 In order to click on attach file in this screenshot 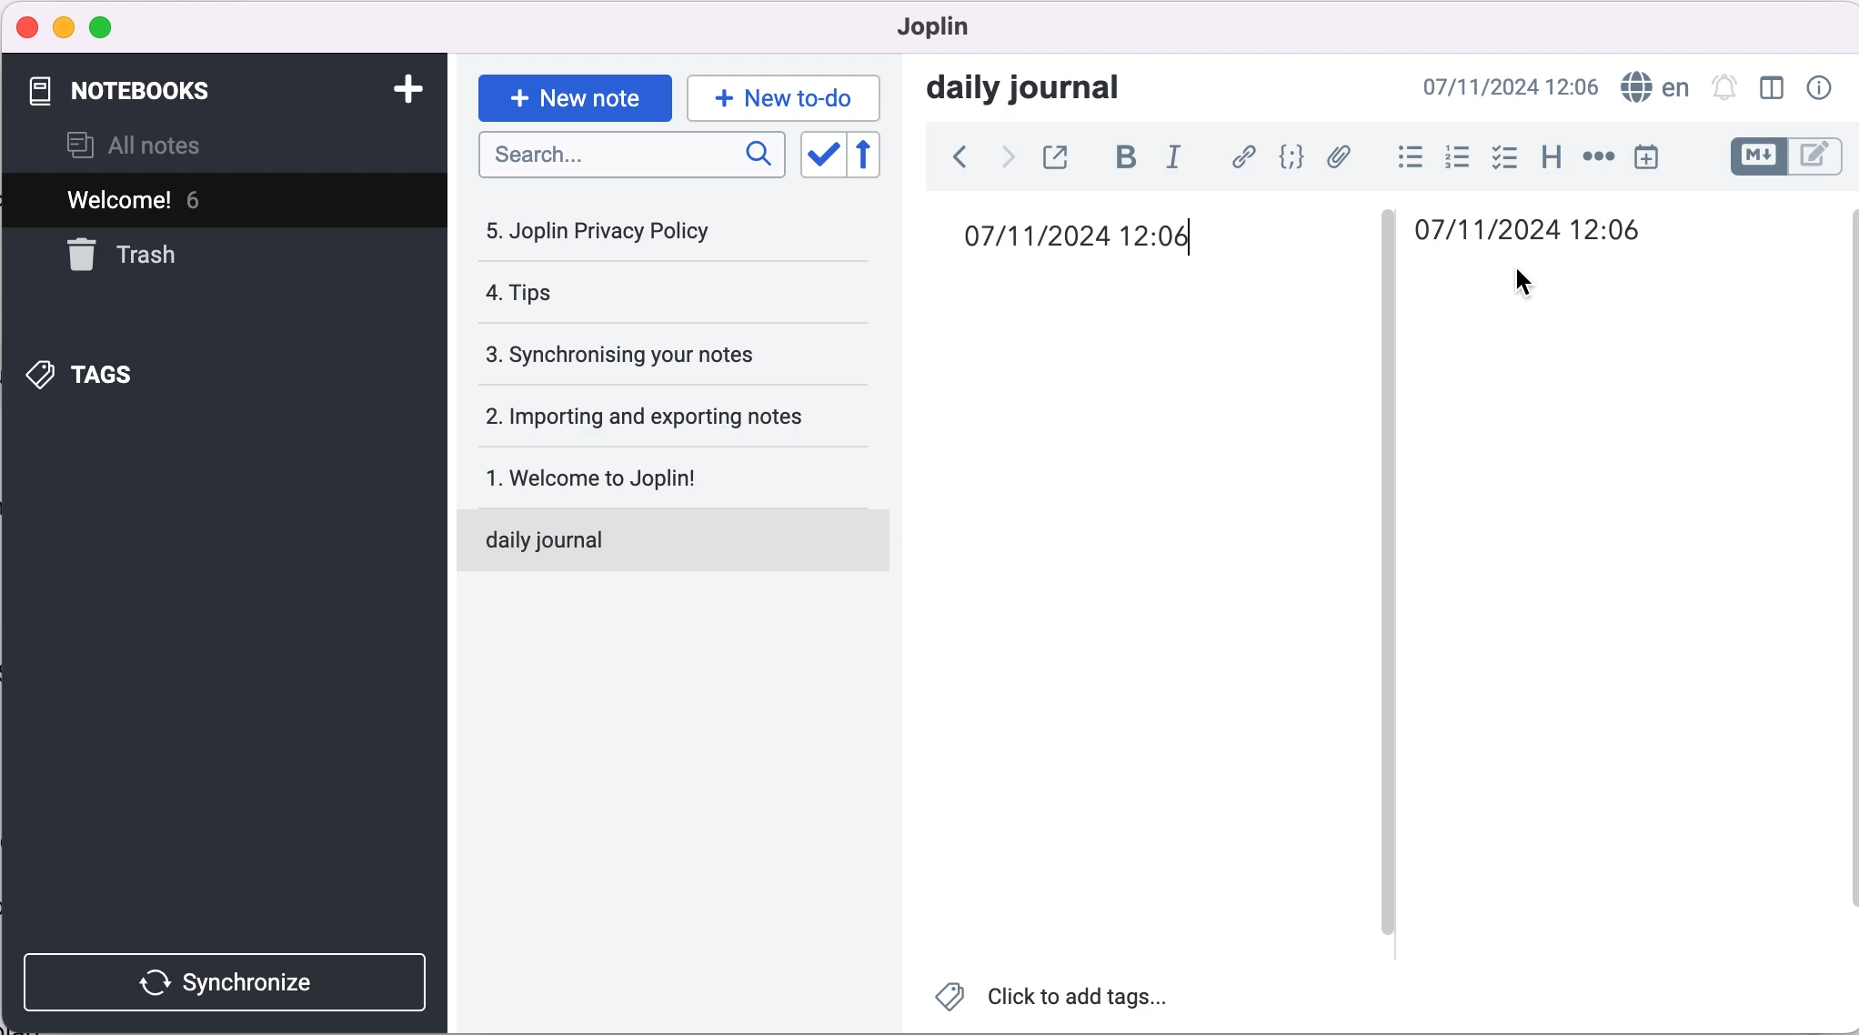, I will do `click(1339, 156)`.